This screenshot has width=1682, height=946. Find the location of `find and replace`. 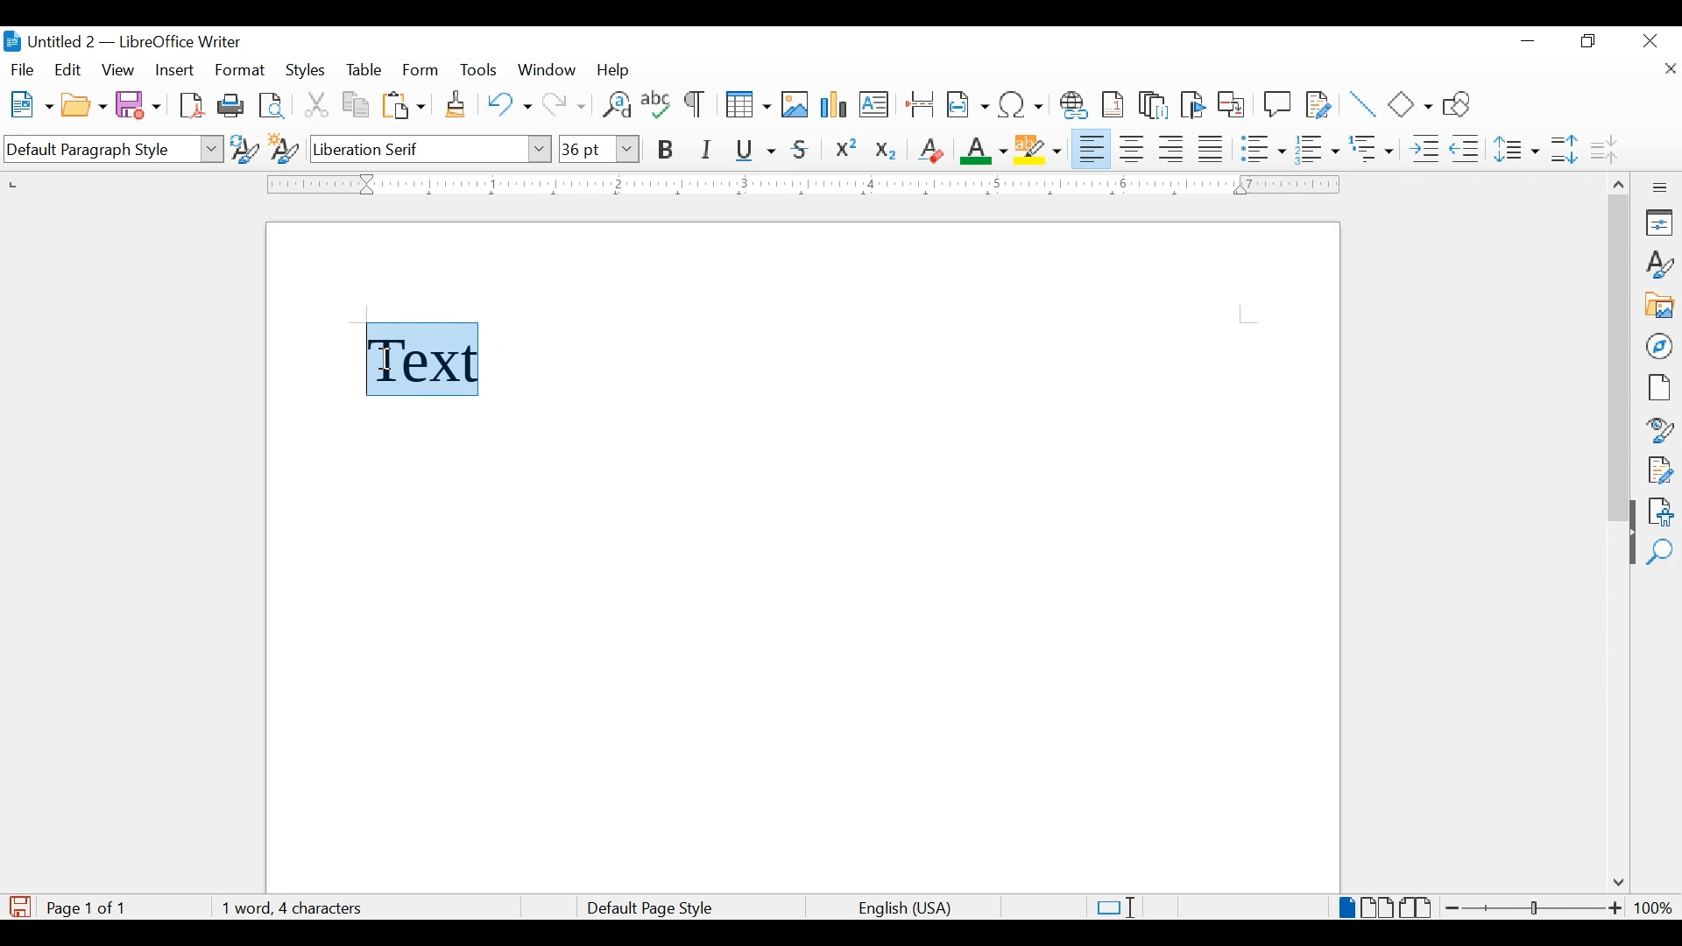

find and replace is located at coordinates (615, 104).